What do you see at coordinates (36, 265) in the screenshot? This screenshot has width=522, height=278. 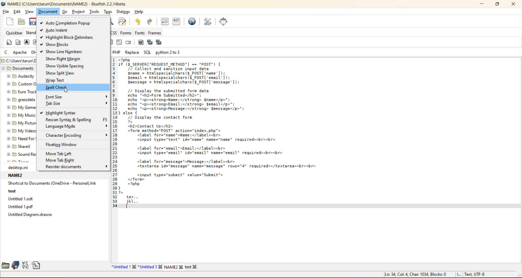 I see `snippets` at bounding box center [36, 265].